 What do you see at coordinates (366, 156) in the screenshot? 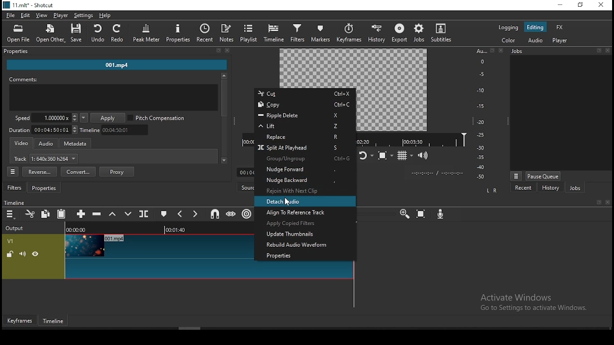
I see `toggle player after looping` at bounding box center [366, 156].